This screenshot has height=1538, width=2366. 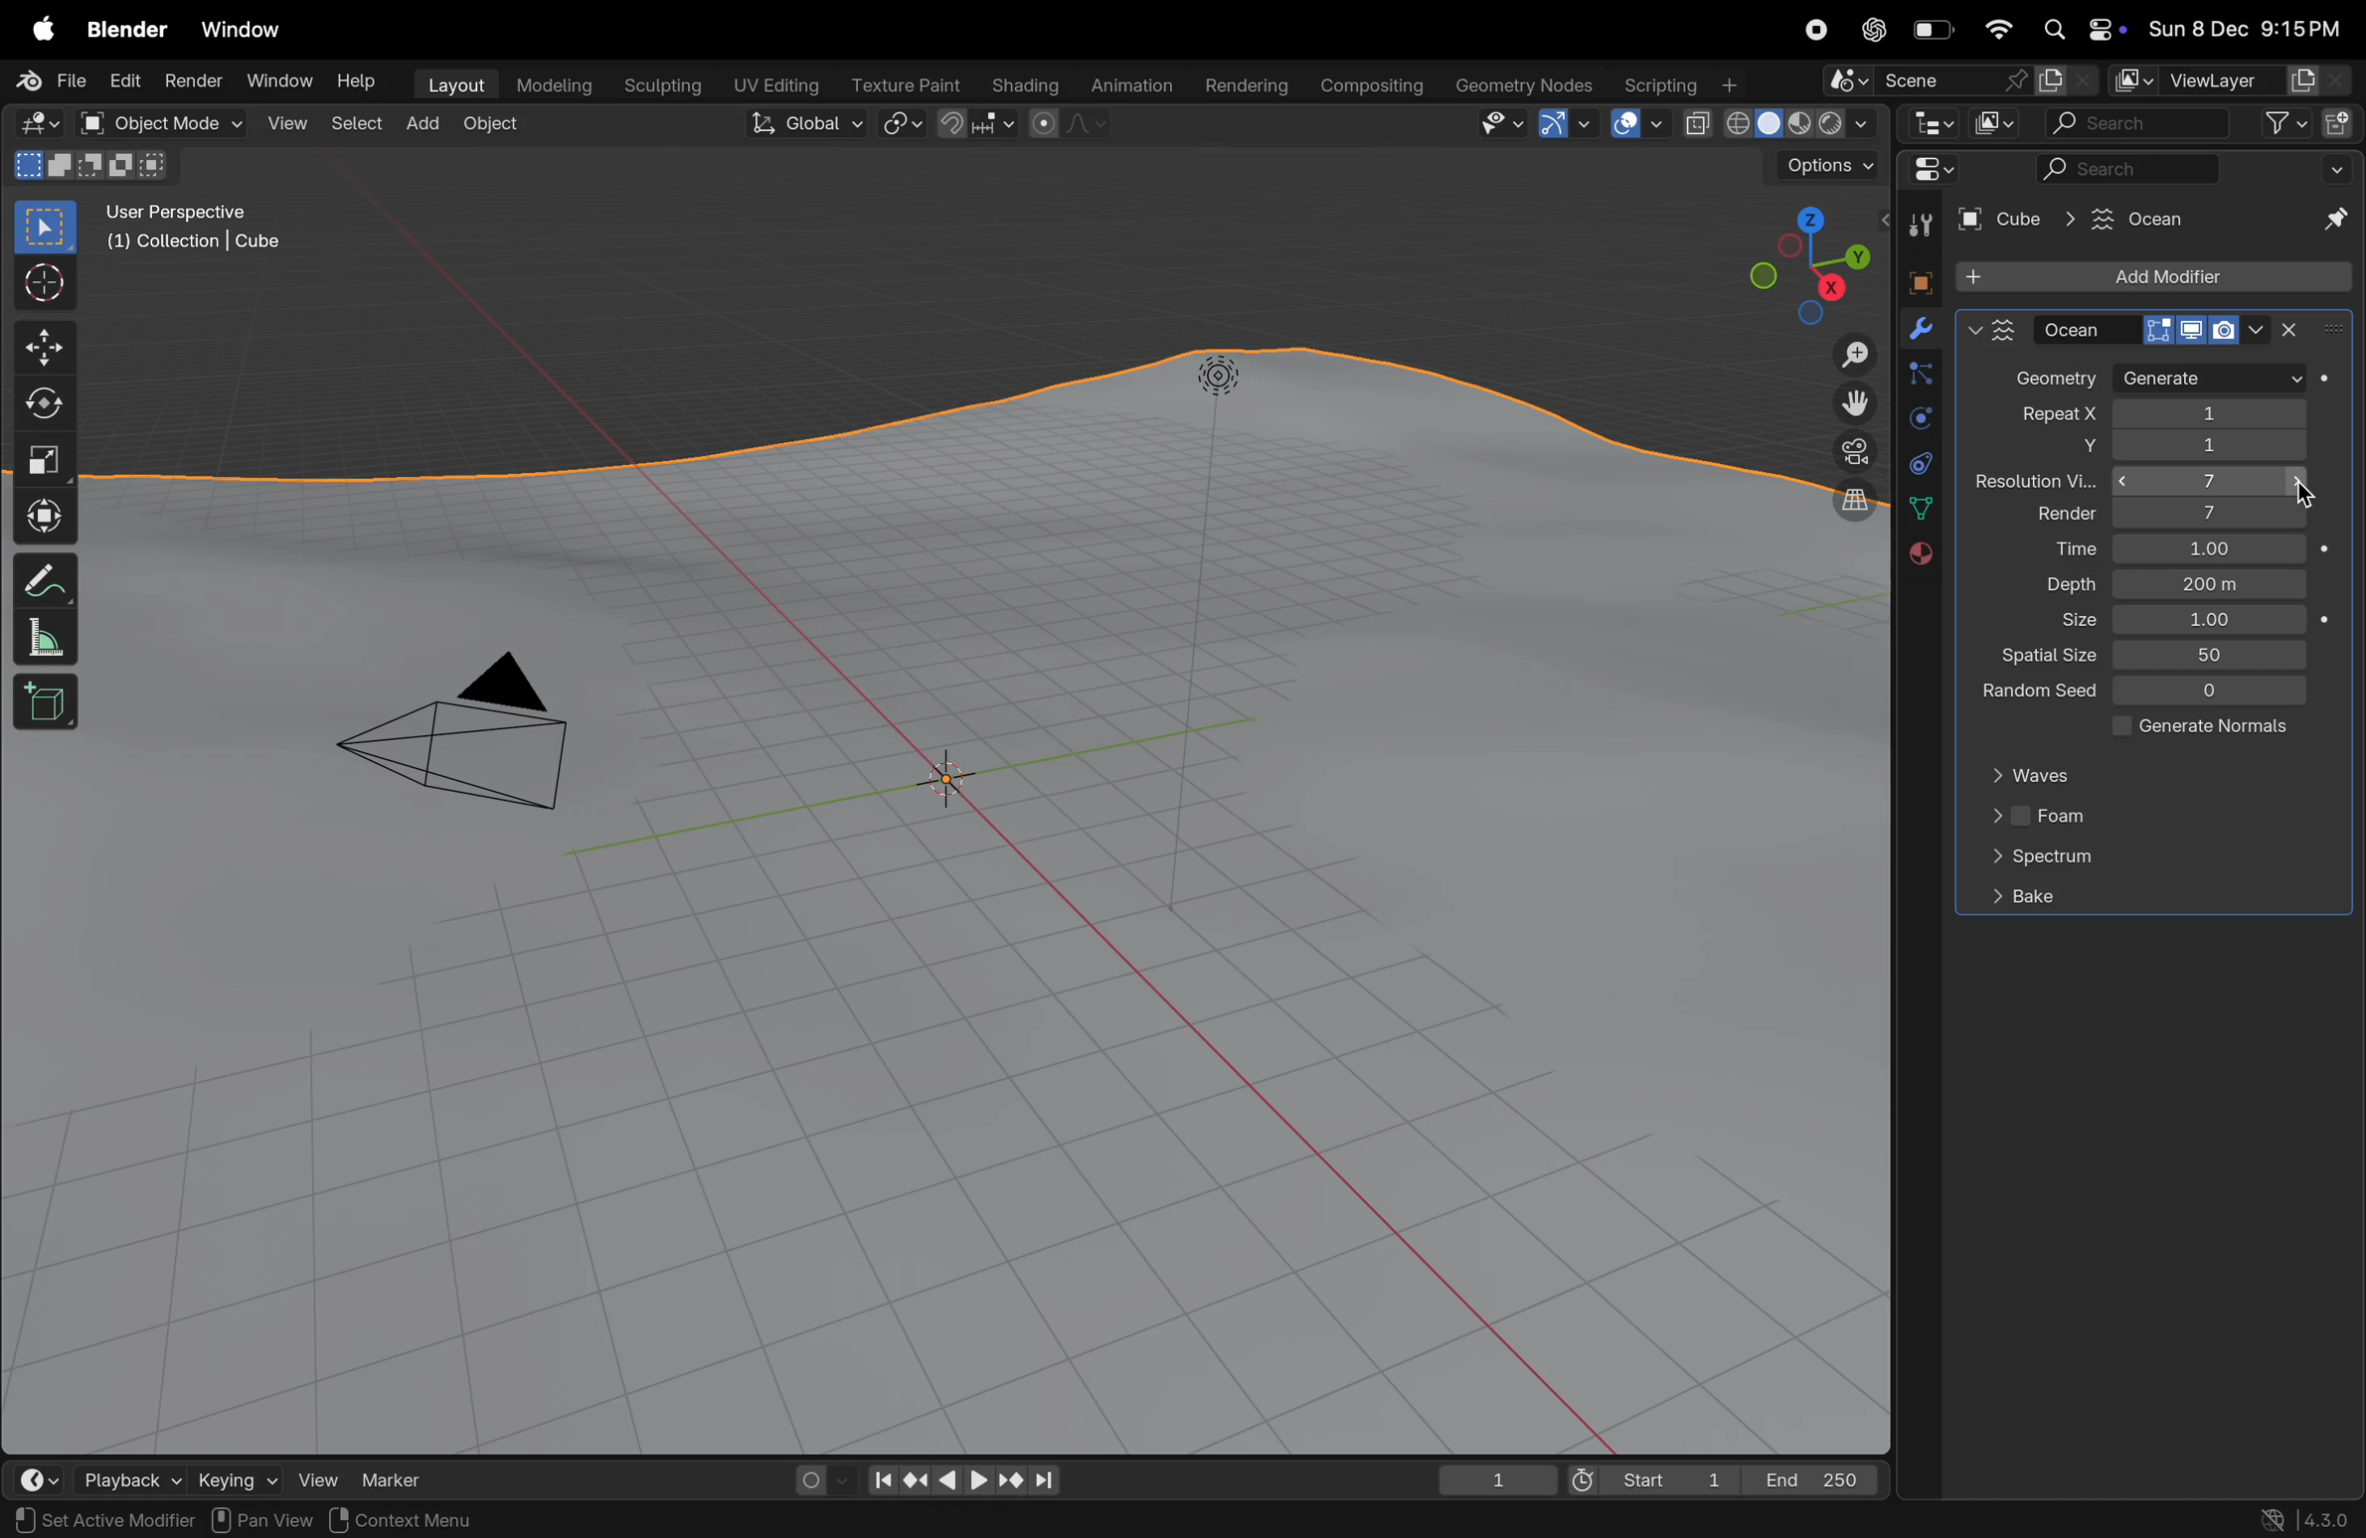 What do you see at coordinates (978, 128) in the screenshot?
I see `` at bounding box center [978, 128].